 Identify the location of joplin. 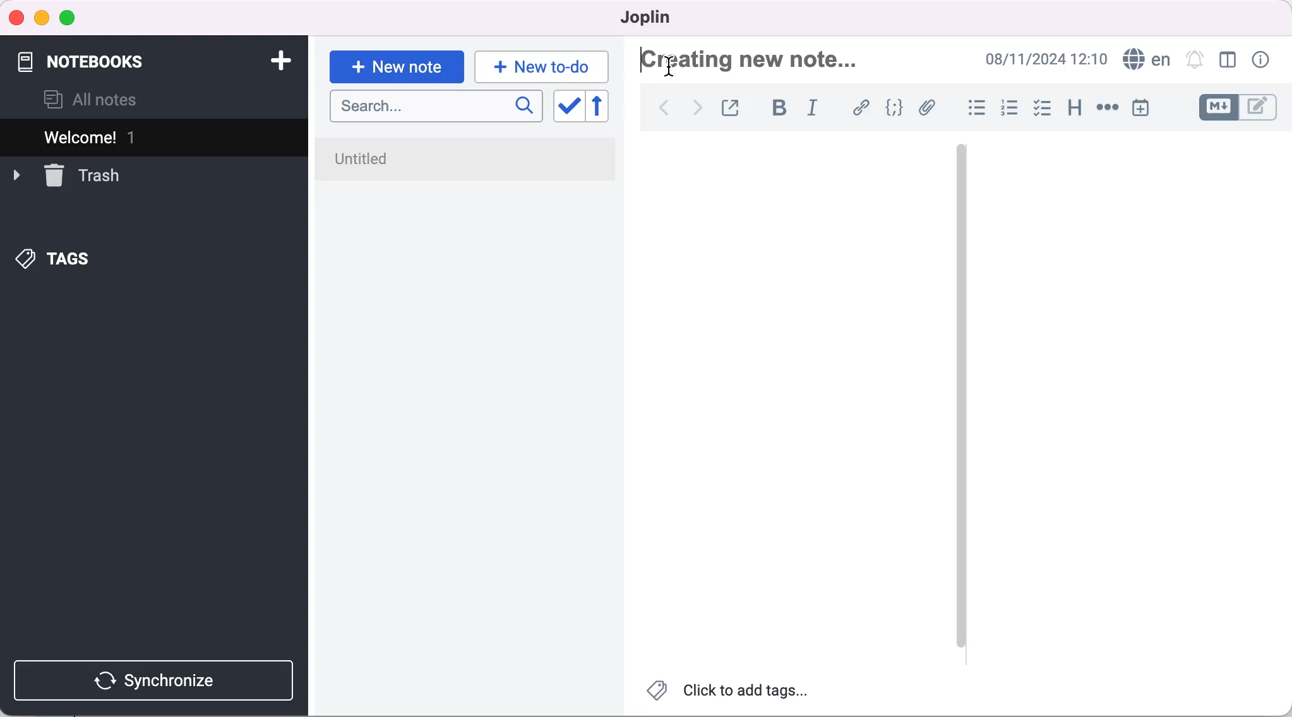
(649, 19).